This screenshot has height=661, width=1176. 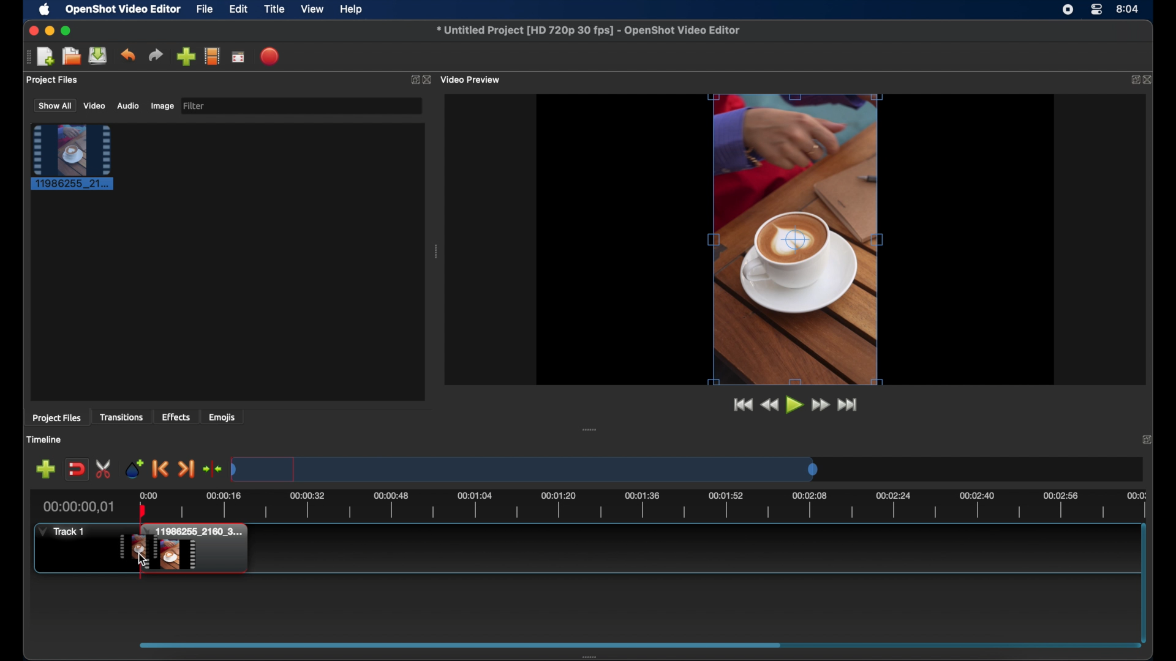 I want to click on transitions, so click(x=121, y=418).